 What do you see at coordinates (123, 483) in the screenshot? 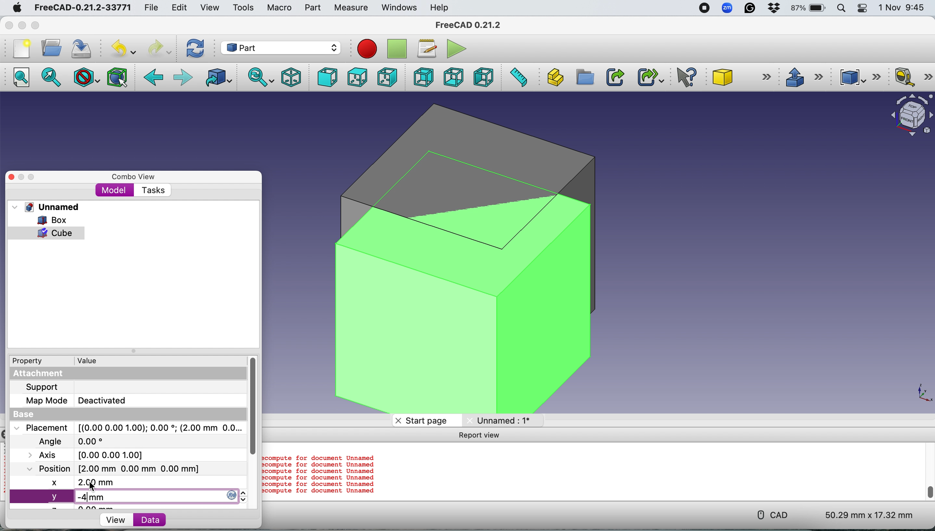
I see `x 2.00 mm` at bounding box center [123, 483].